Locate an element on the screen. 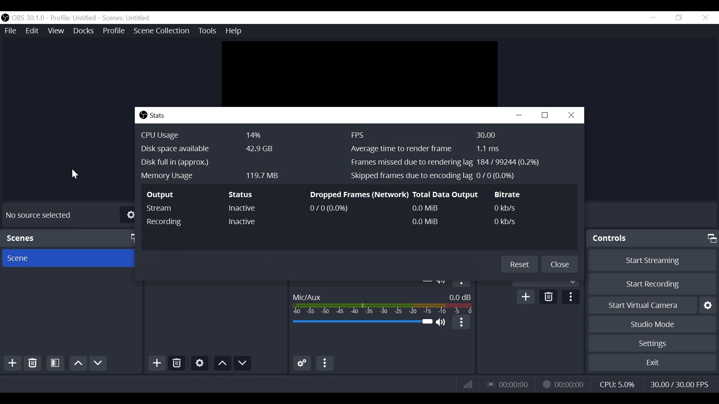 This screenshot has width=719, height=404. 0.0MB is located at coordinates (428, 221).